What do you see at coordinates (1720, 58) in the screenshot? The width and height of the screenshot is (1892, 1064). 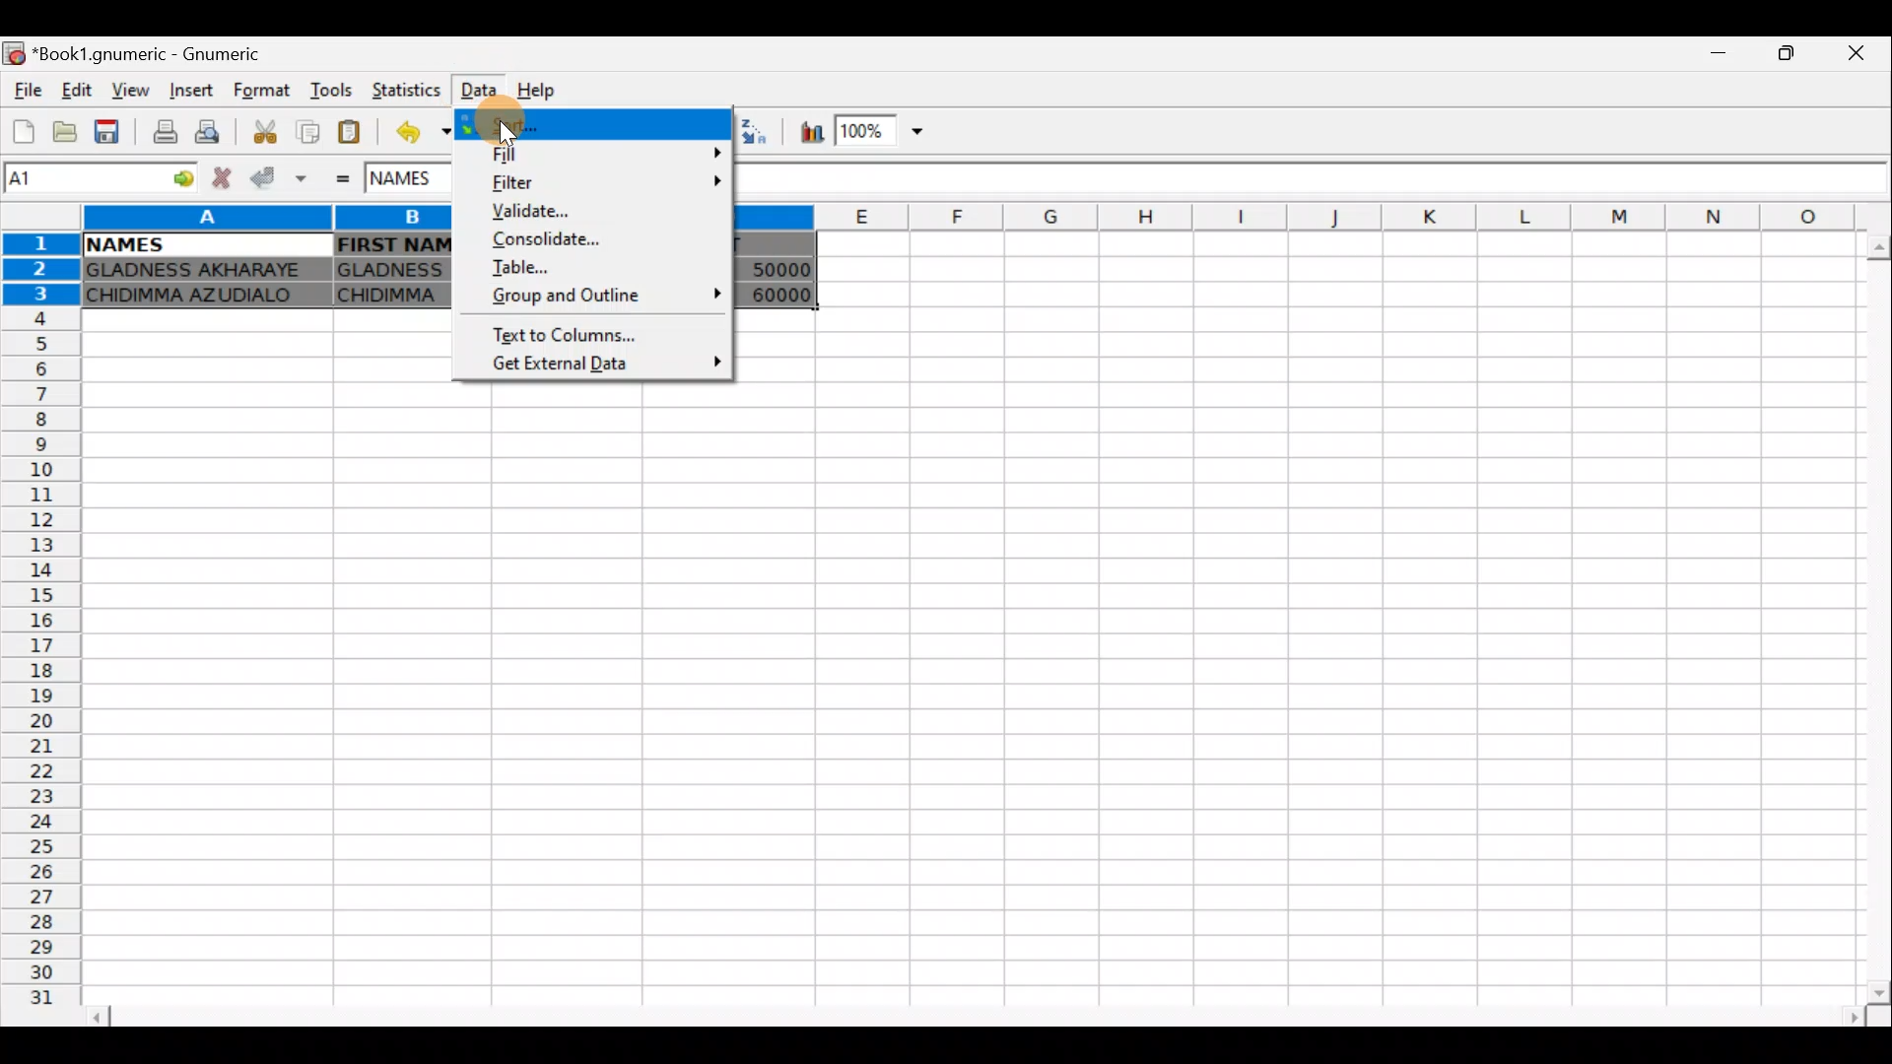 I see `Minimize` at bounding box center [1720, 58].